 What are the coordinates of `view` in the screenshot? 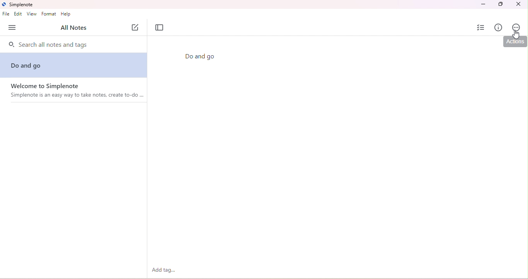 It's located at (32, 14).